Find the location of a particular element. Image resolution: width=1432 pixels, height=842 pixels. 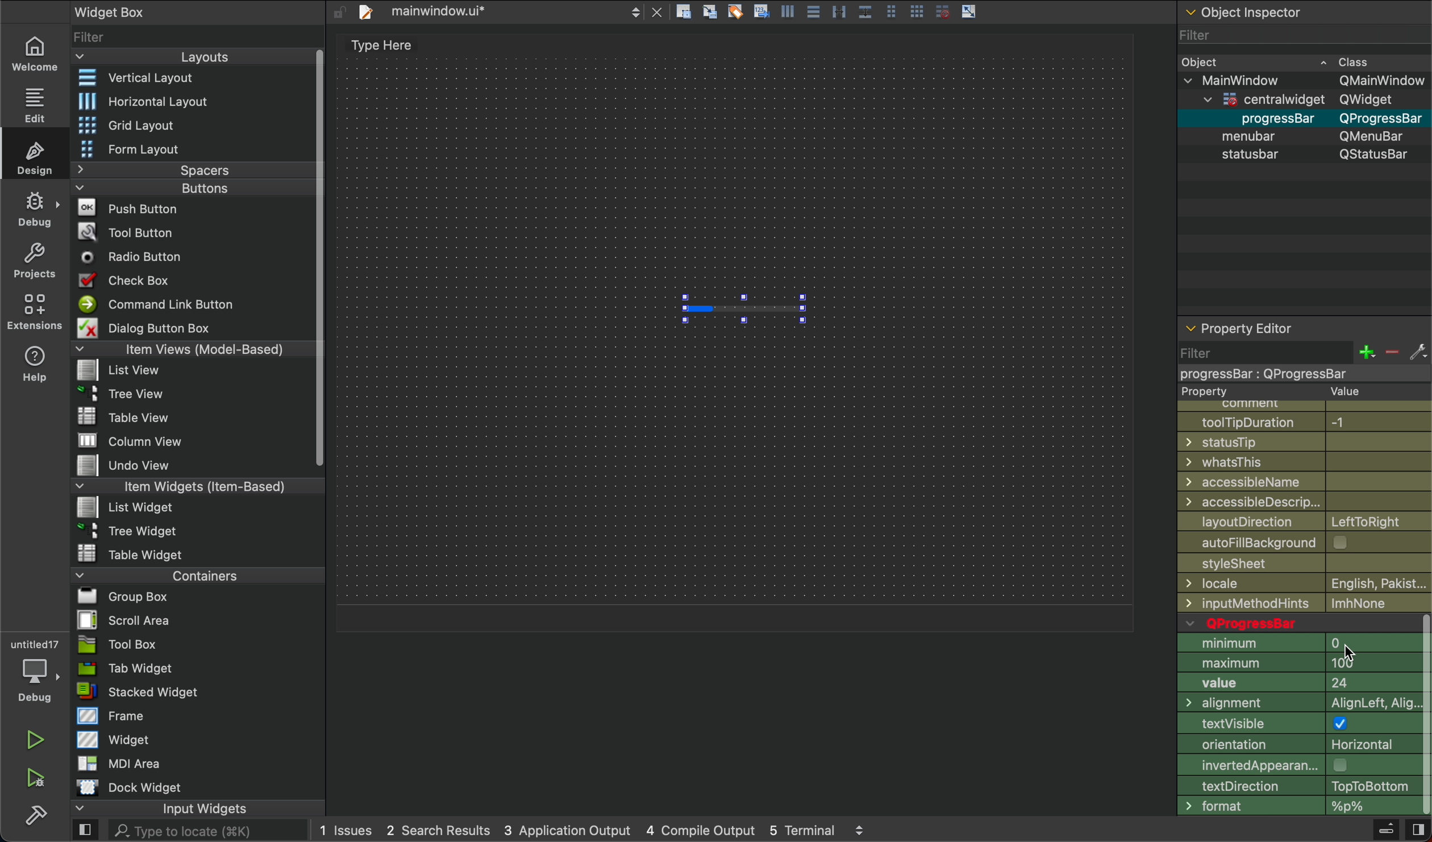

value is located at coordinates (1297, 685).